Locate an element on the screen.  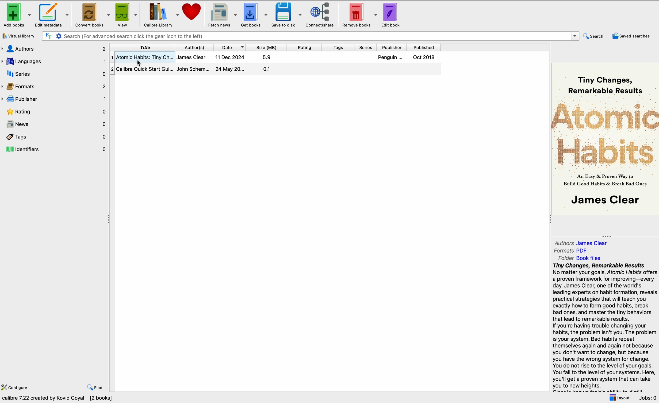
layout is located at coordinates (619, 398).